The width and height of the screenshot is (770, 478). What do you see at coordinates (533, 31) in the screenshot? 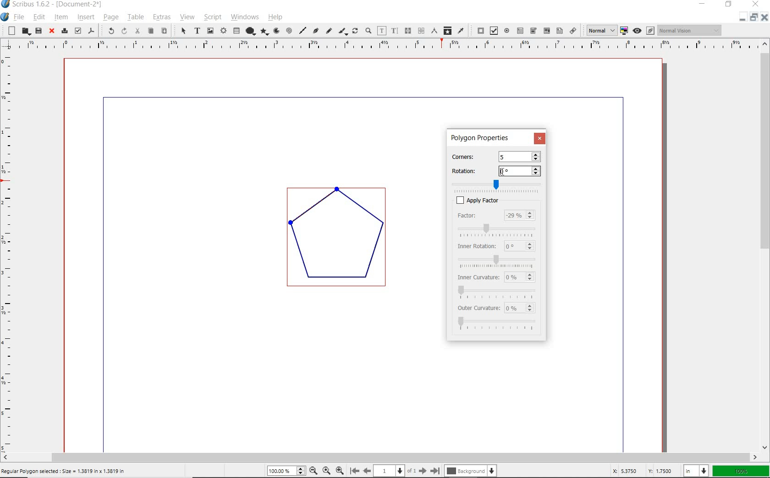
I see `pdf combo box` at bounding box center [533, 31].